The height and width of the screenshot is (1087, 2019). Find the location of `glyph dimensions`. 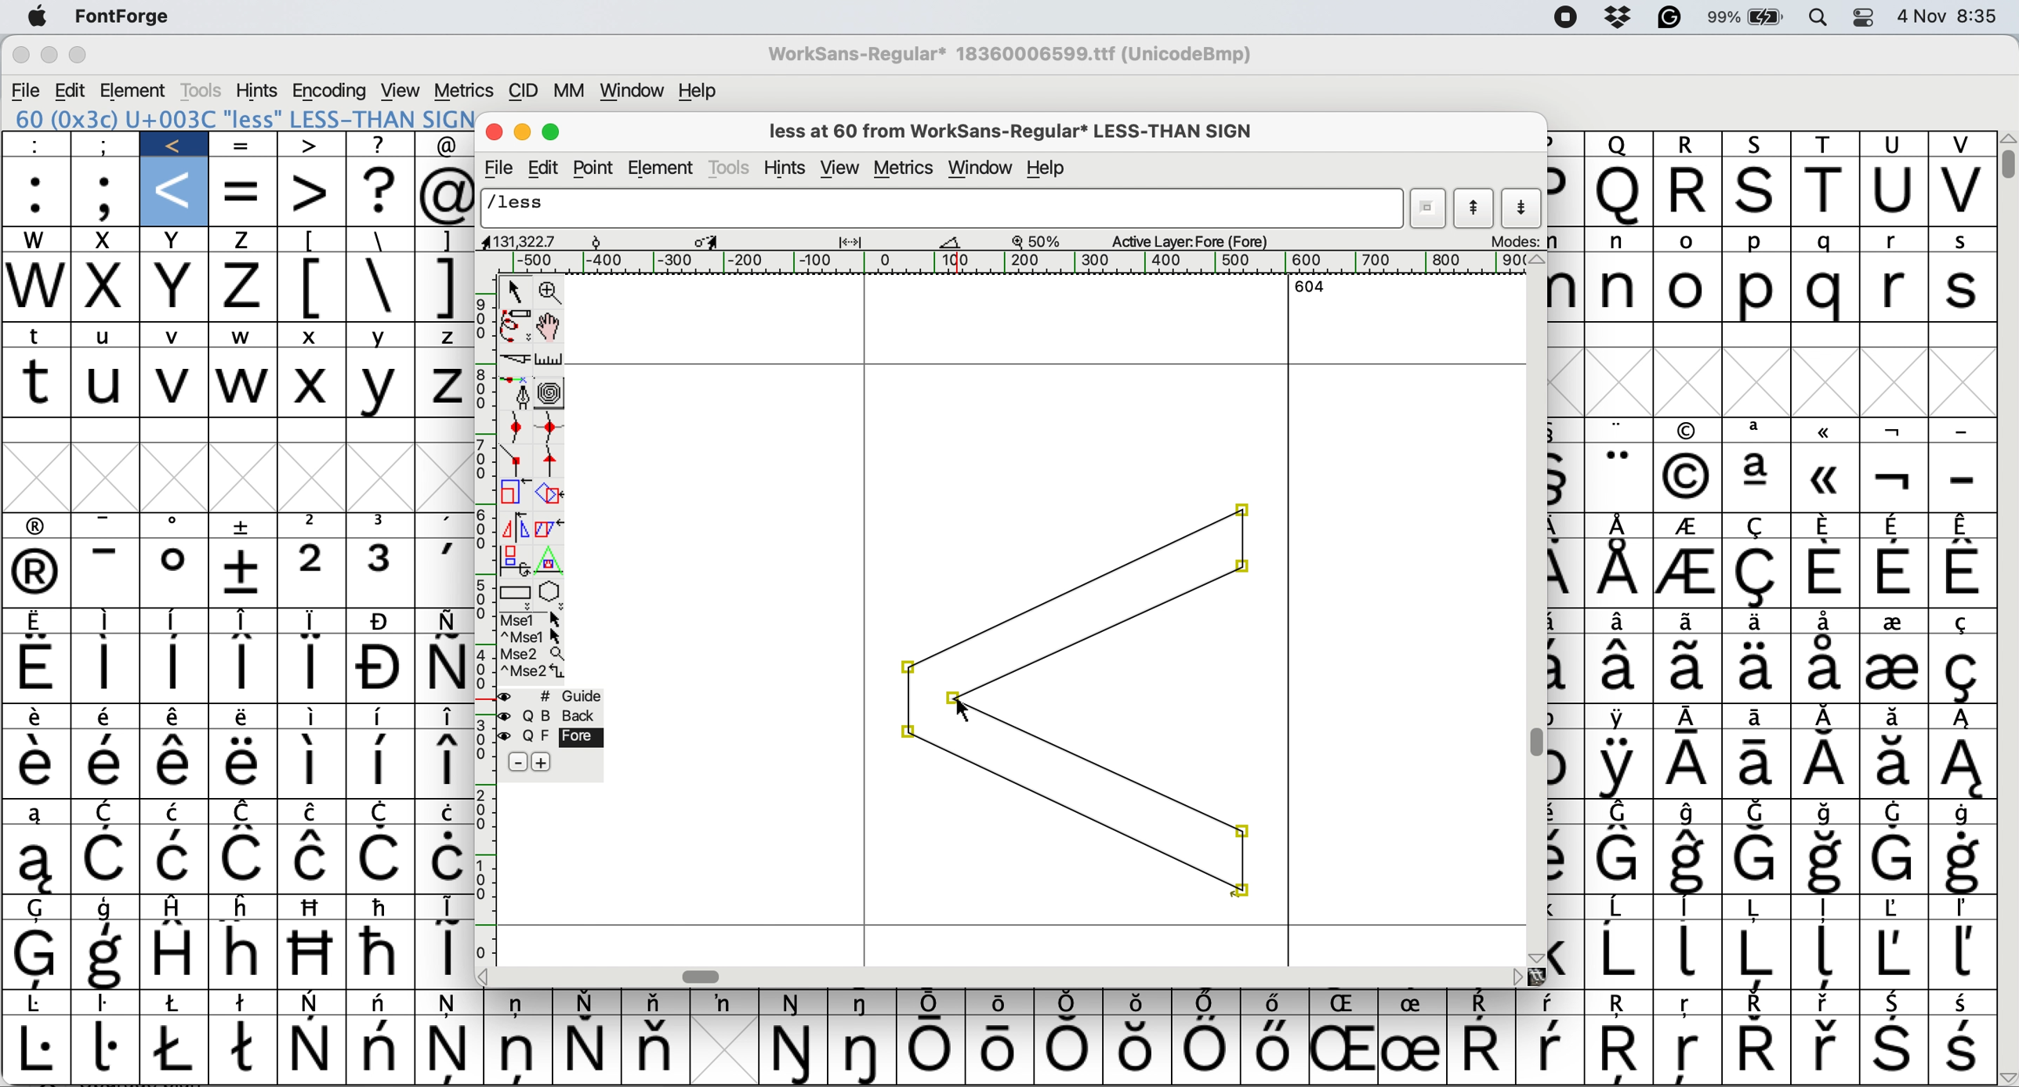

glyph dimensions is located at coordinates (724, 241).